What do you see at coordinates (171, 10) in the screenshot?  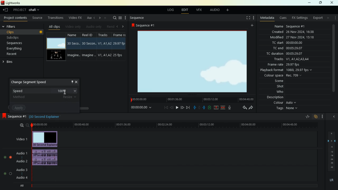 I see `log` at bounding box center [171, 10].